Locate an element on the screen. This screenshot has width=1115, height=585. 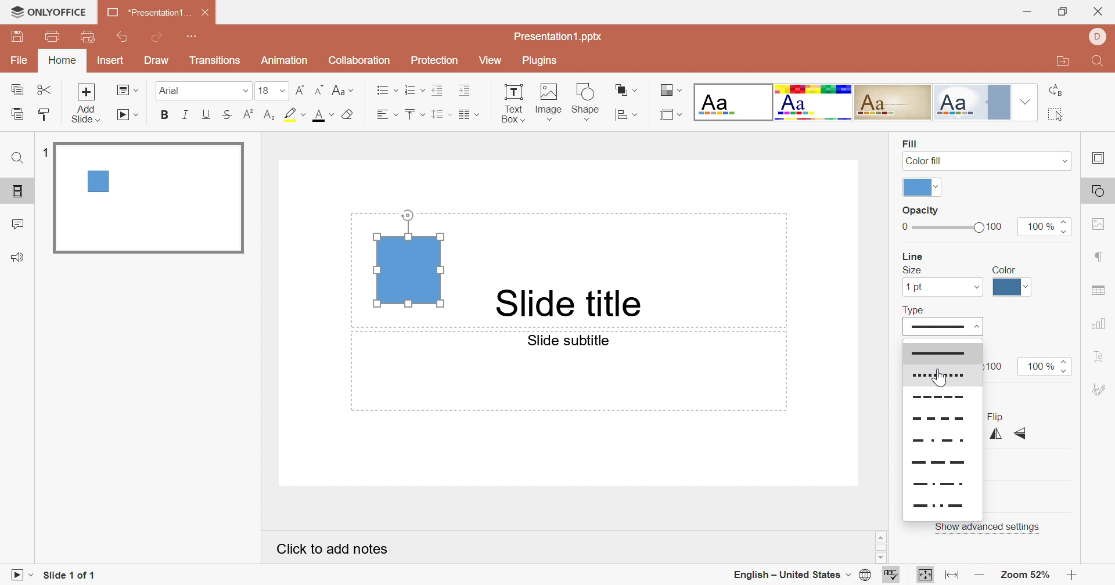
Start slideshow is located at coordinates (130, 115).